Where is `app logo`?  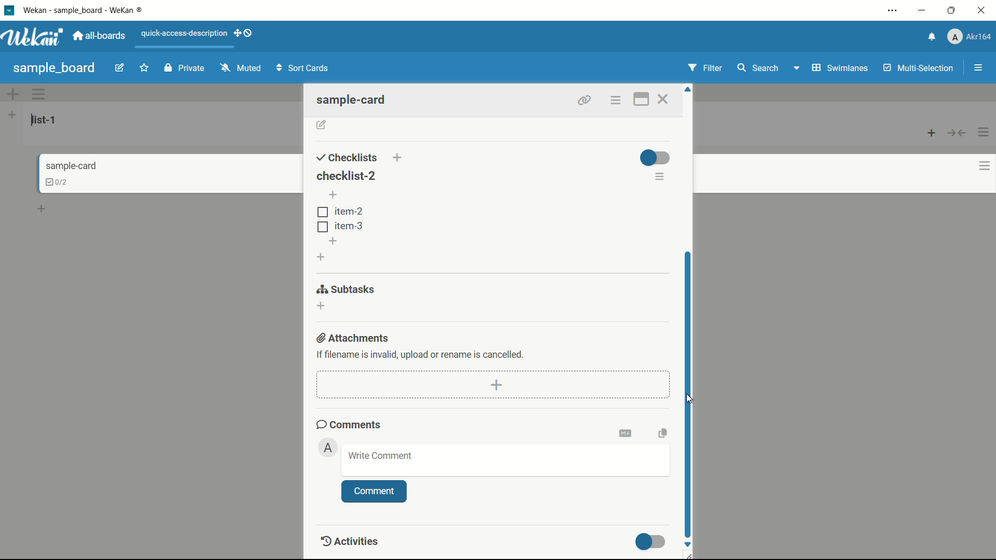 app logo is located at coordinates (36, 37).